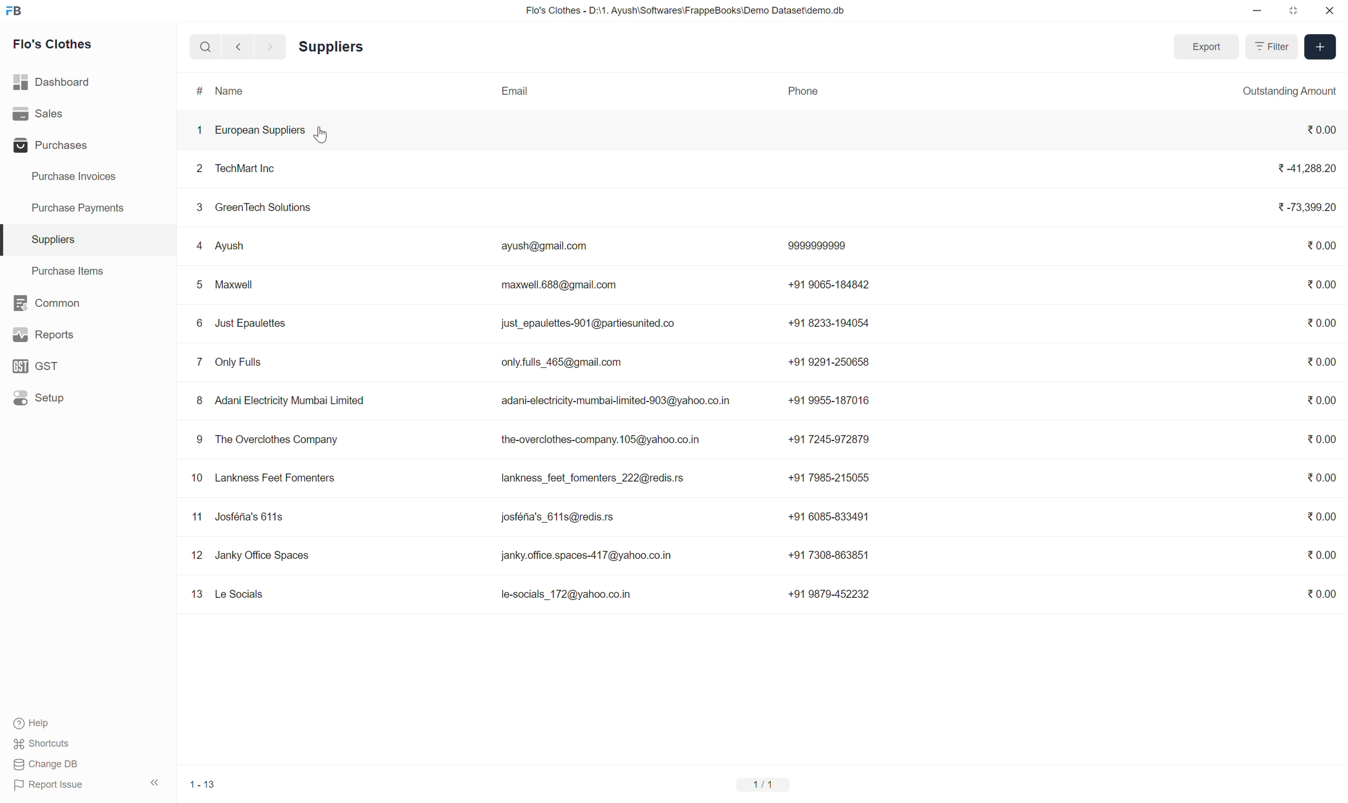 Image resolution: width=1348 pixels, height=803 pixels. What do you see at coordinates (64, 271) in the screenshot?
I see `Purchase Items` at bounding box center [64, 271].